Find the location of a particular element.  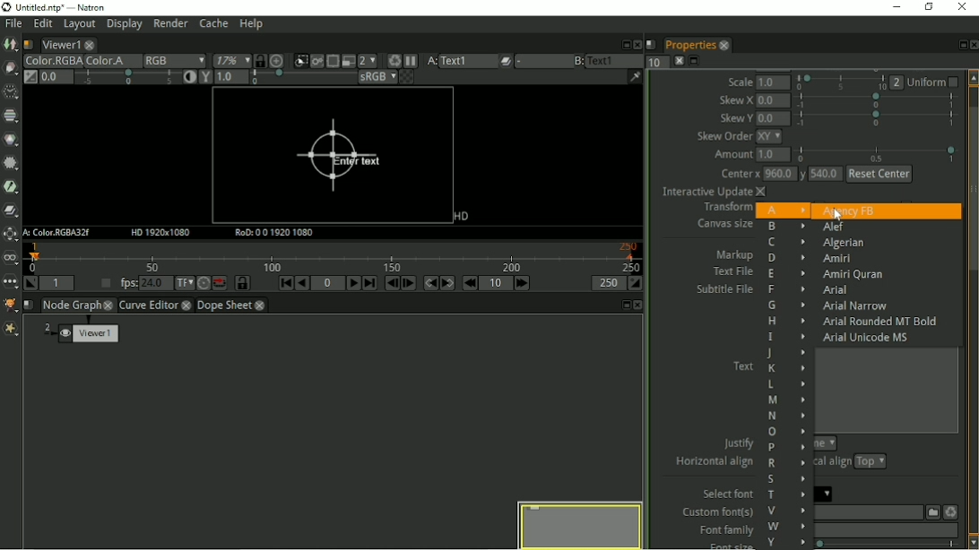

Interactive Update is located at coordinates (712, 193).